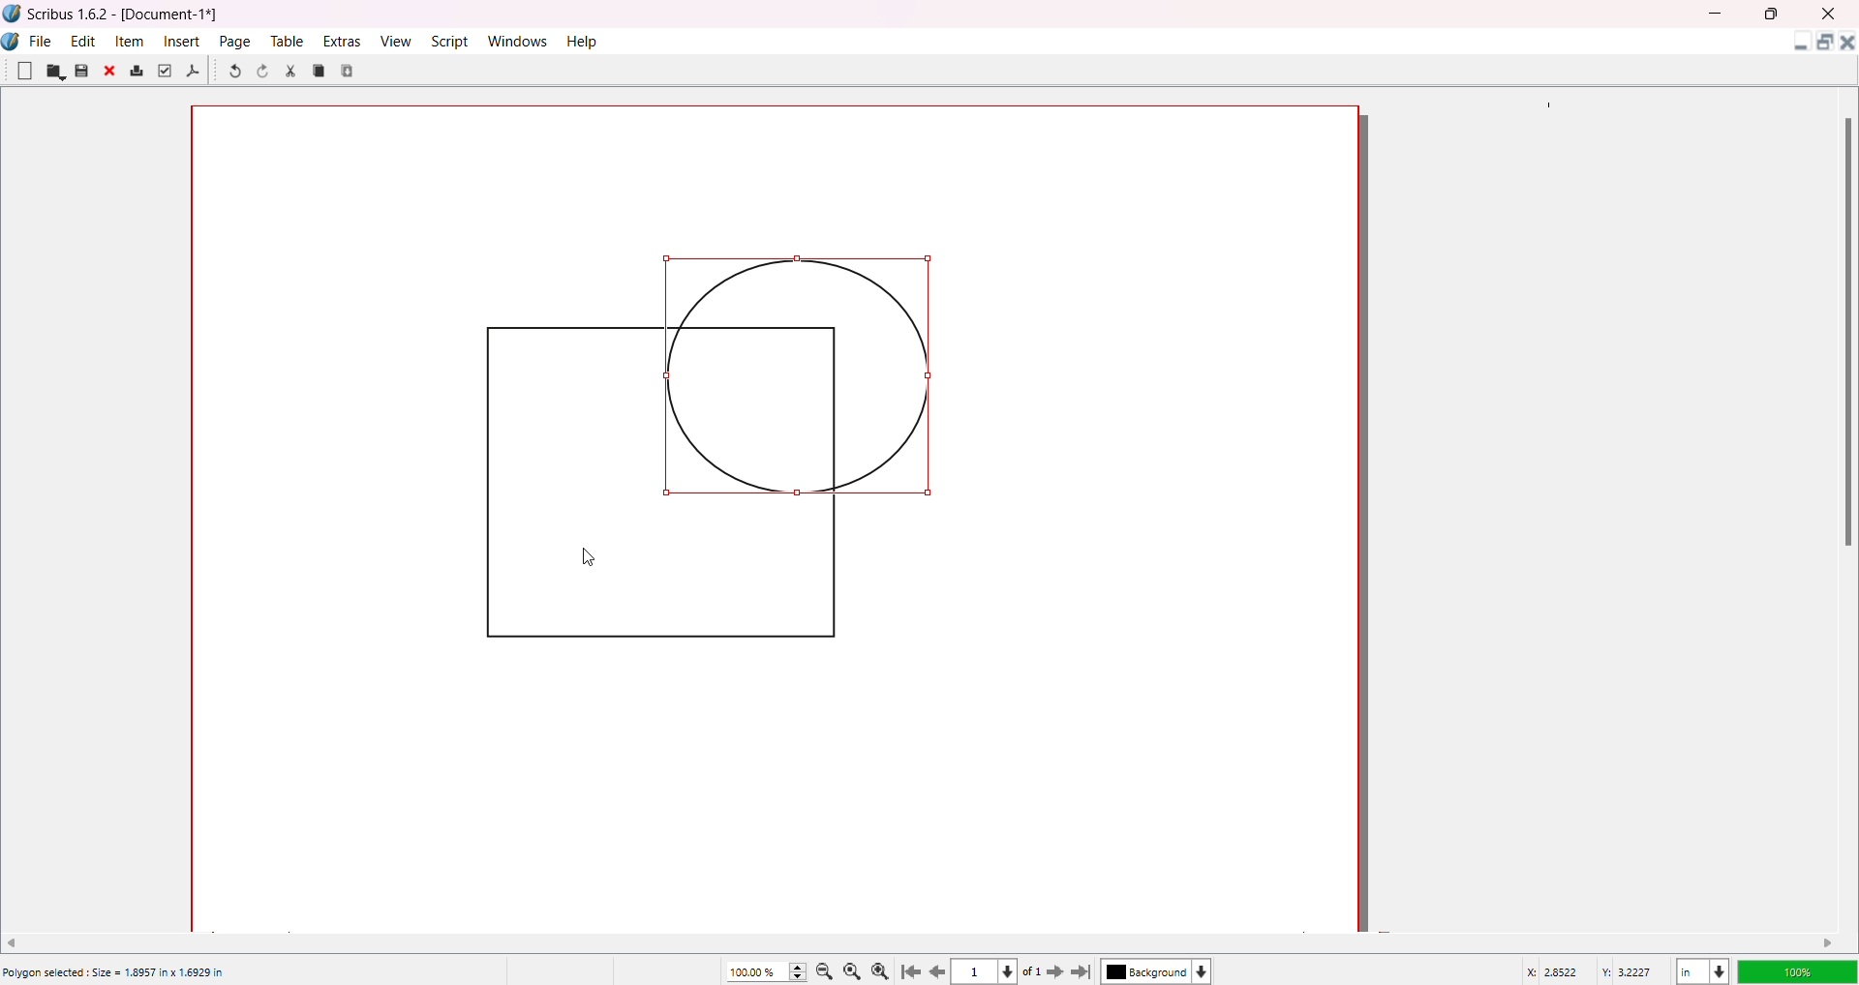 Image resolution: width=1859 pixels, height=985 pixels. Describe the element at coordinates (1593, 970) in the screenshot. I see `Latitude/Longitude` at that location.